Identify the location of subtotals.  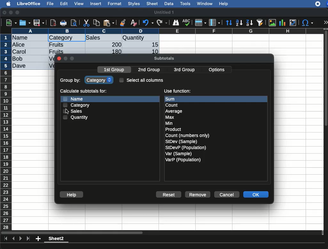
(164, 57).